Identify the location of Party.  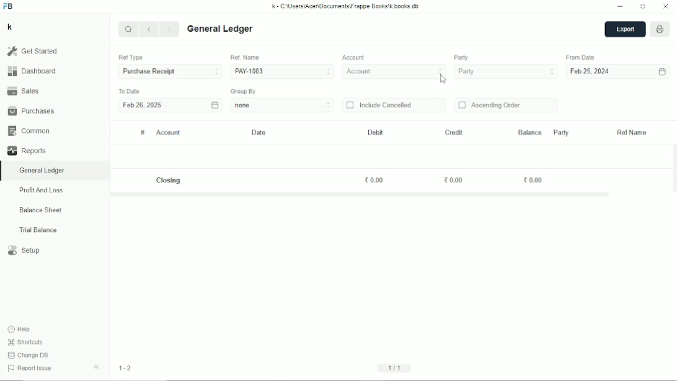
(560, 132).